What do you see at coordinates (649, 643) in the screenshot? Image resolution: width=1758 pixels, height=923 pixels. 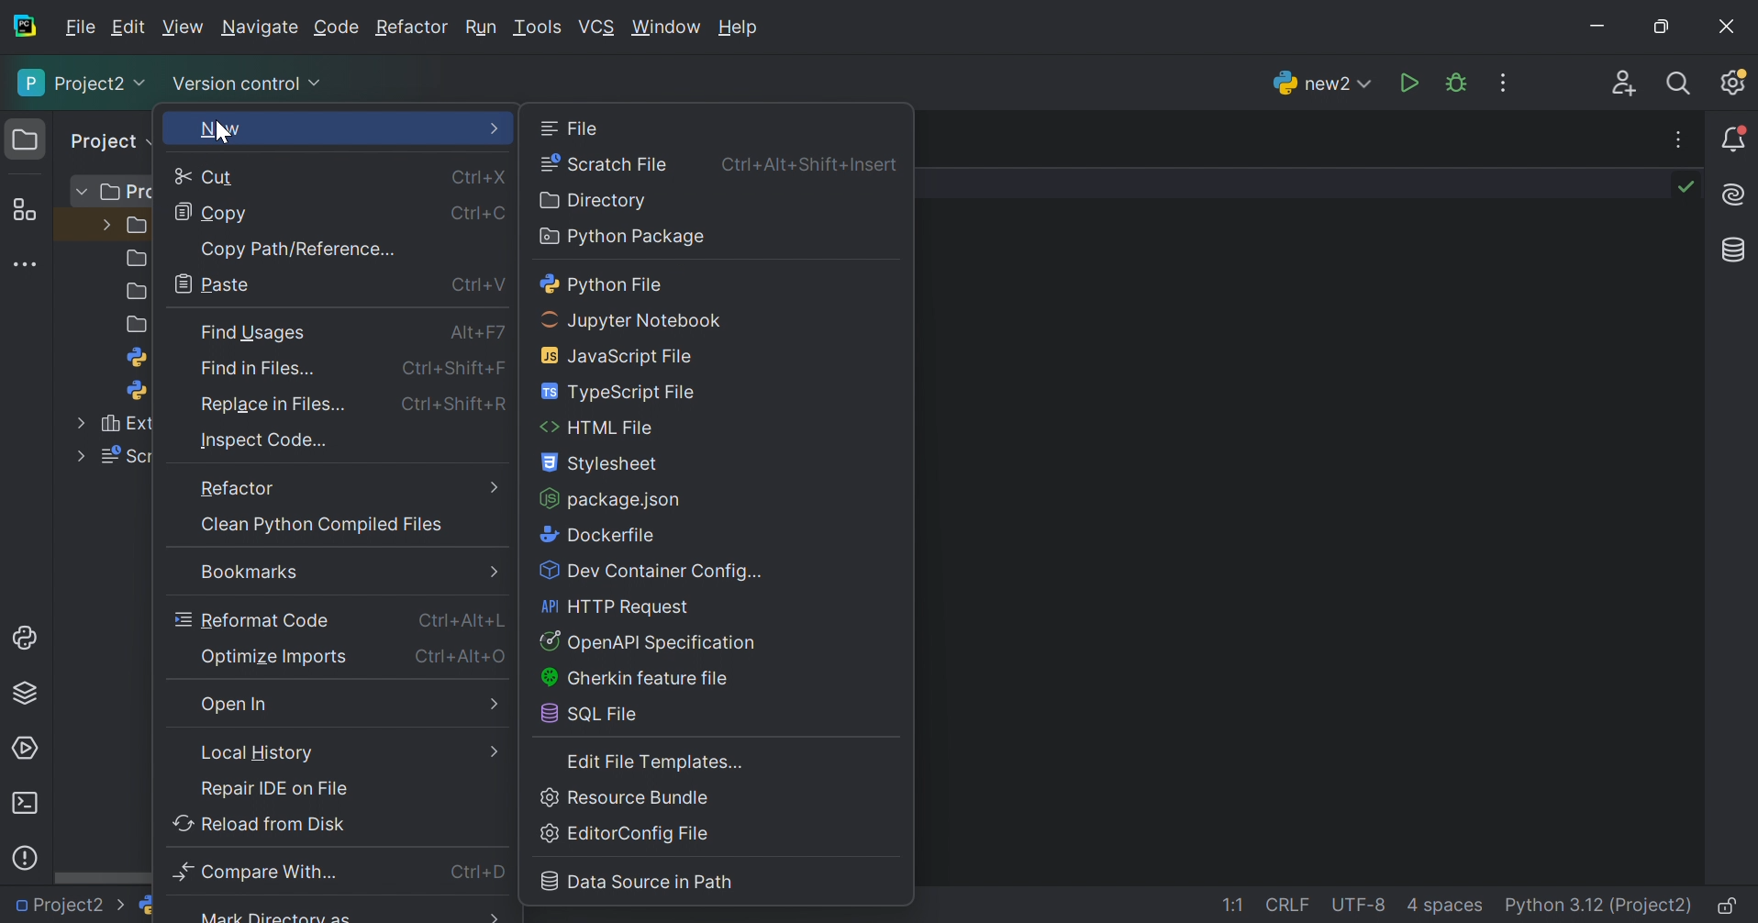 I see `Open API specification` at bounding box center [649, 643].